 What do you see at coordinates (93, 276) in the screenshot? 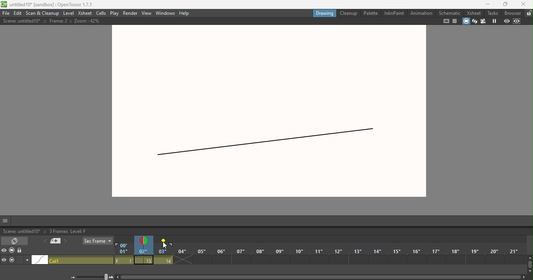
I see `Zoom in/out of timeline` at bounding box center [93, 276].